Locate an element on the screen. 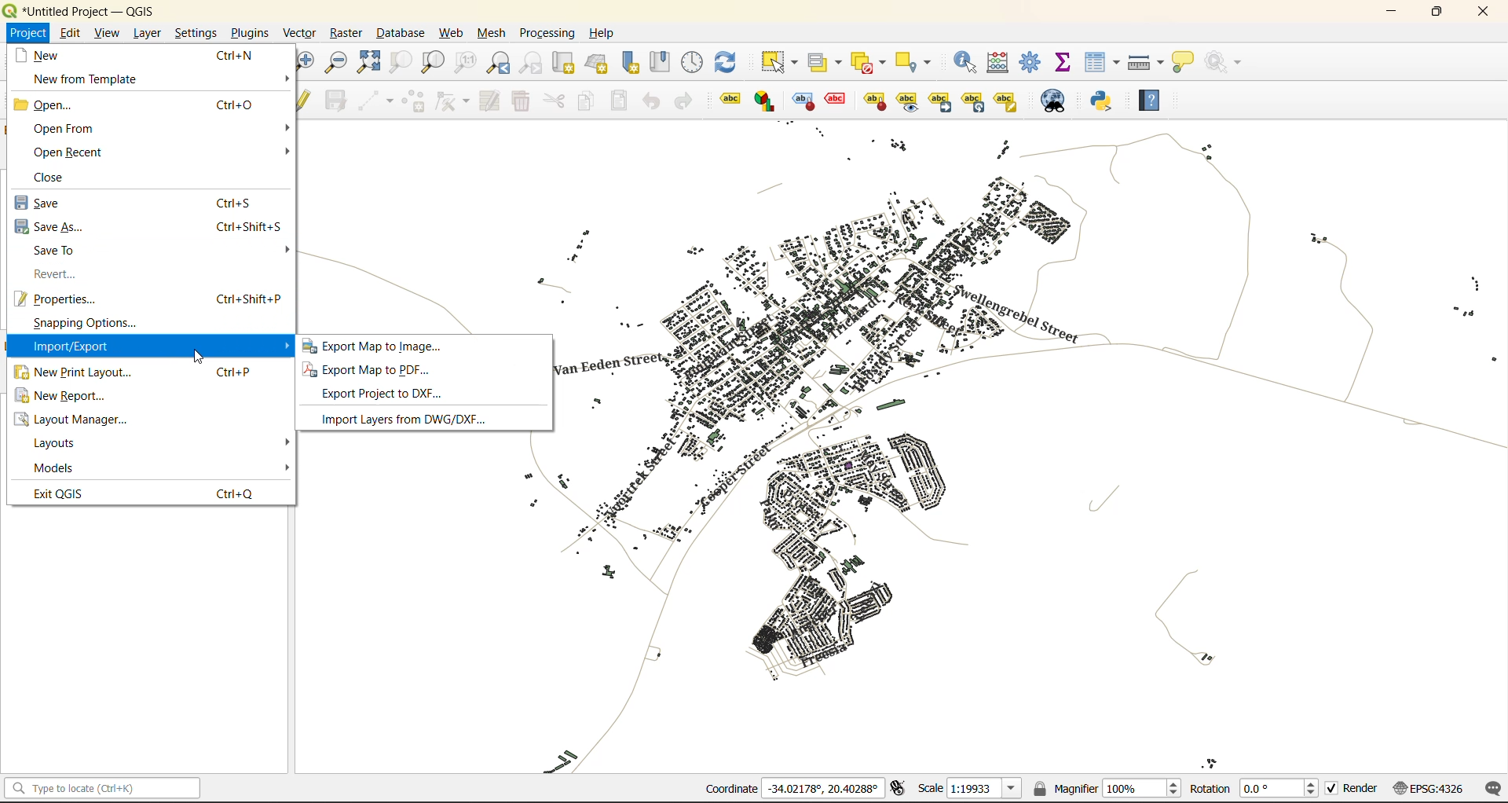 This screenshot has width=1508, height=803. open is located at coordinates (50, 104).